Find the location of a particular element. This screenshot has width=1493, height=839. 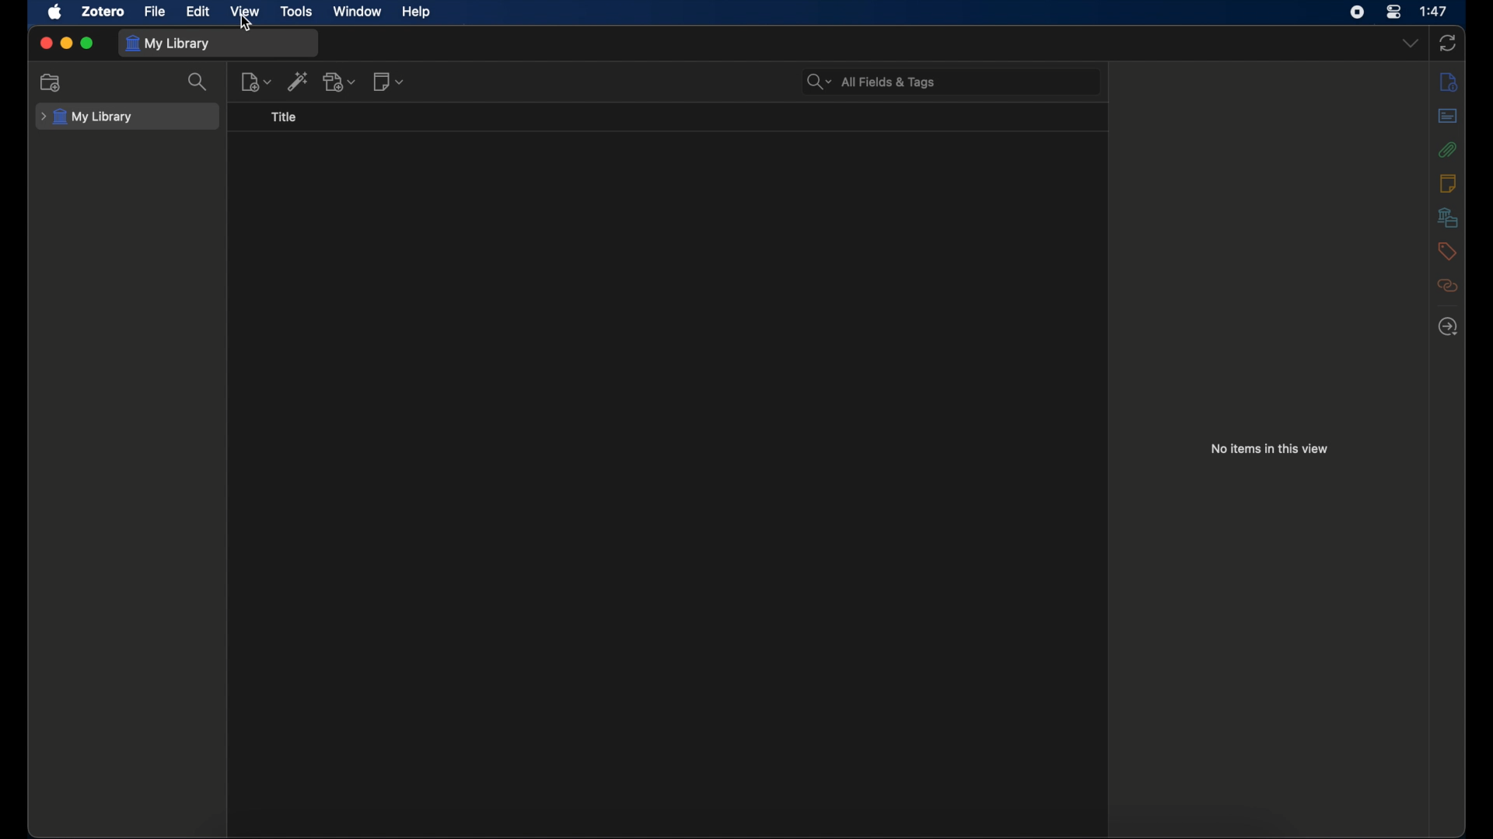

All fields & tags is located at coordinates (871, 82).